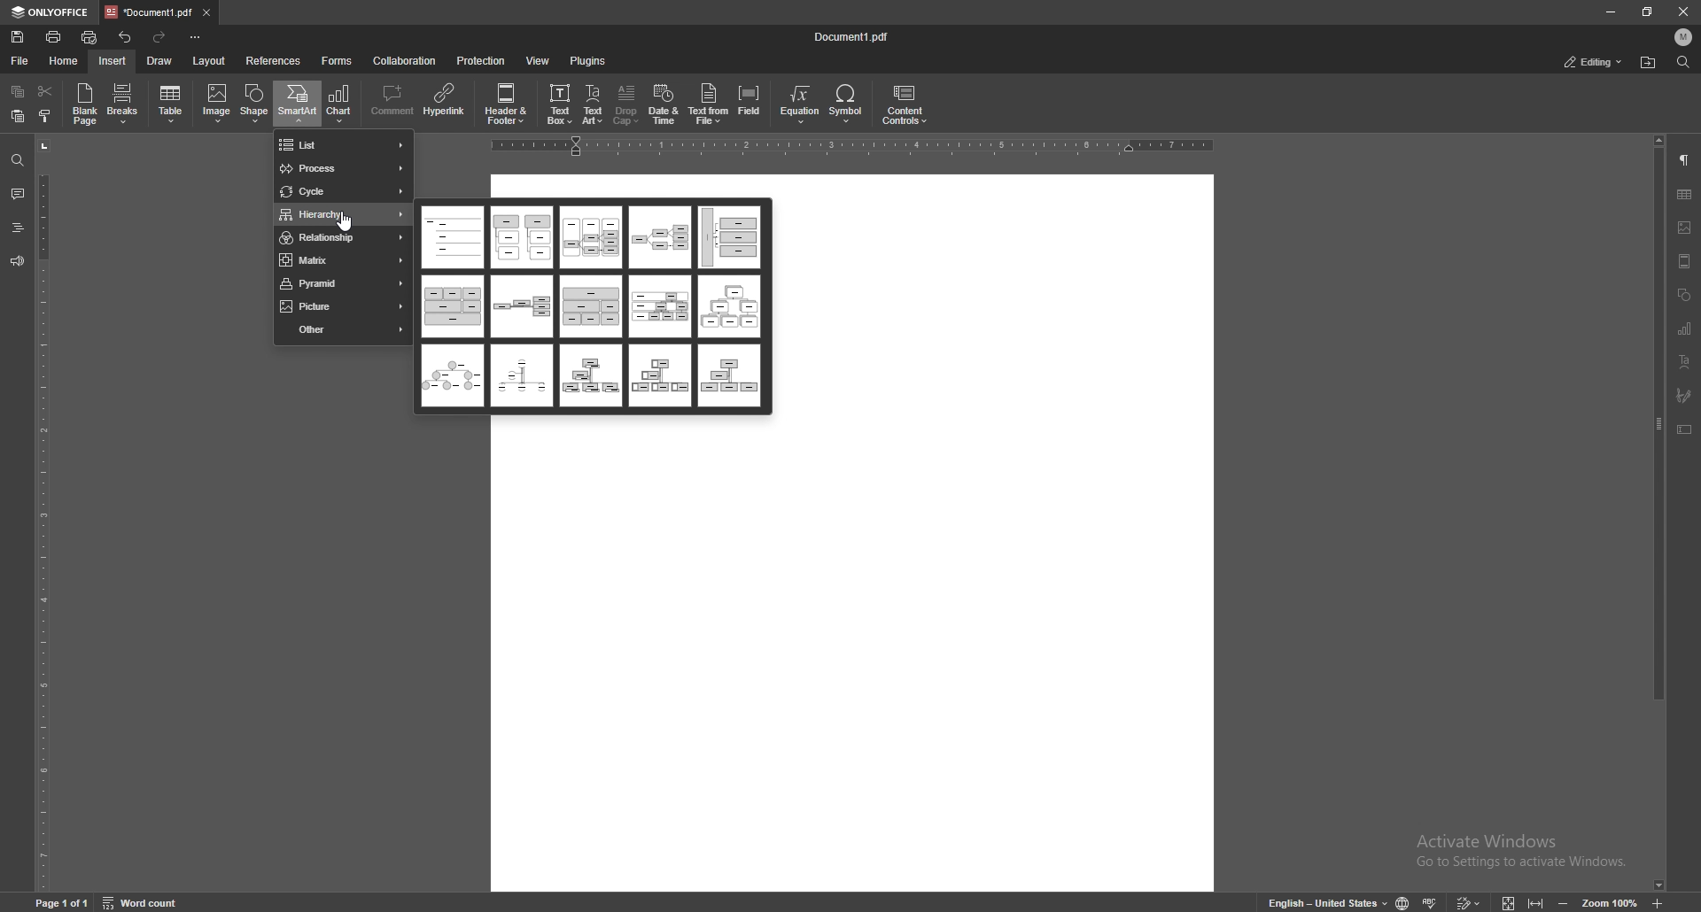  What do you see at coordinates (482, 60) in the screenshot?
I see `protection` at bounding box center [482, 60].